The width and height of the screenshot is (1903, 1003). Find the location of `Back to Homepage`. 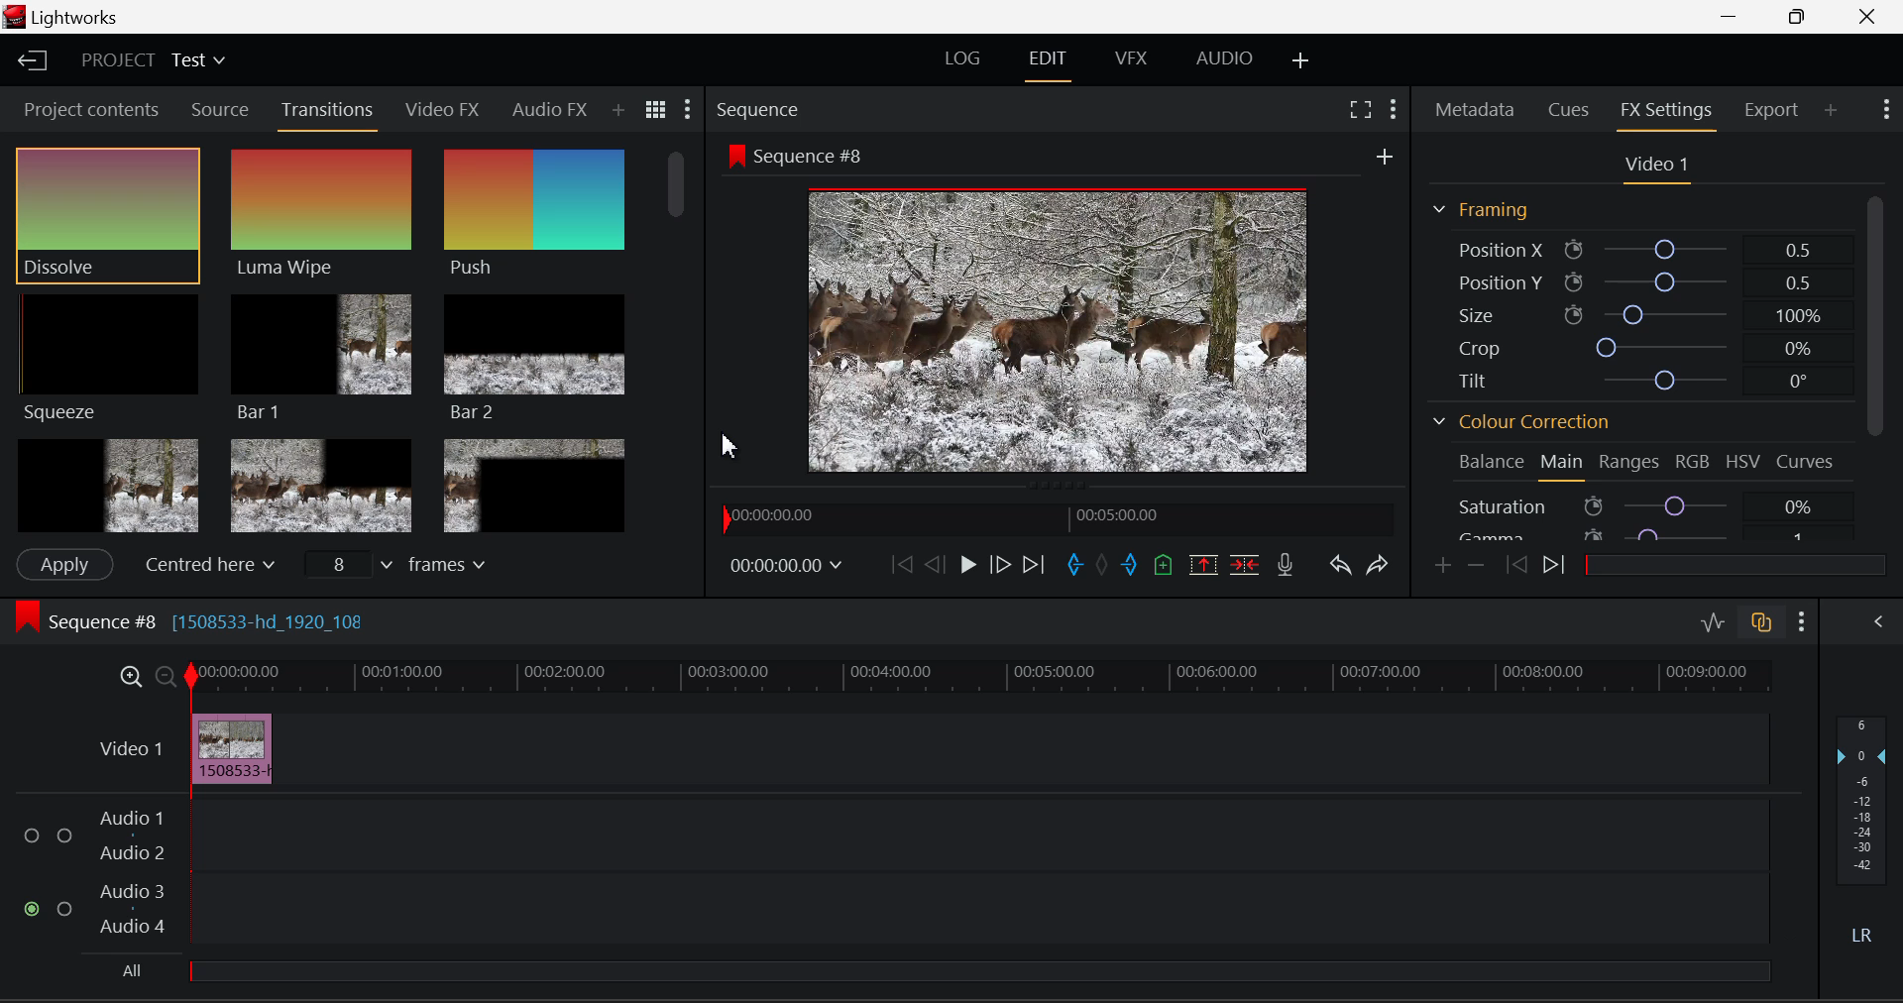

Back to Homepage is located at coordinates (38, 62).